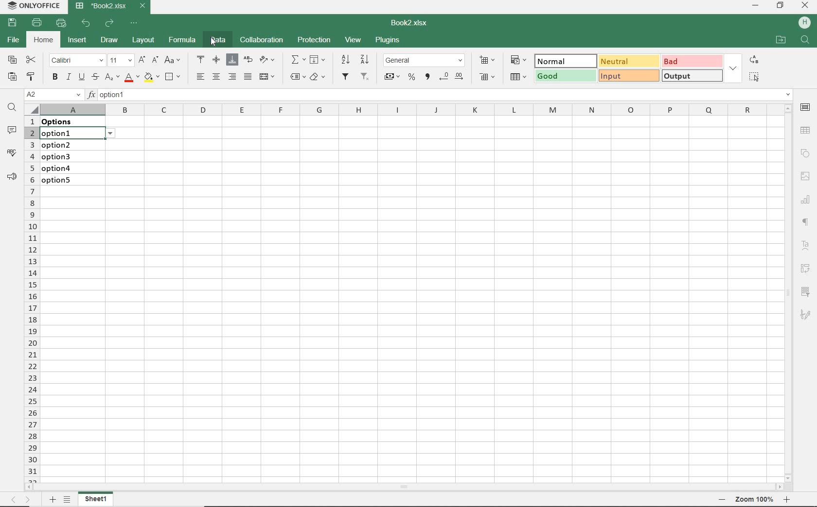 This screenshot has width=817, height=507. I want to click on REPLACE, so click(754, 61).